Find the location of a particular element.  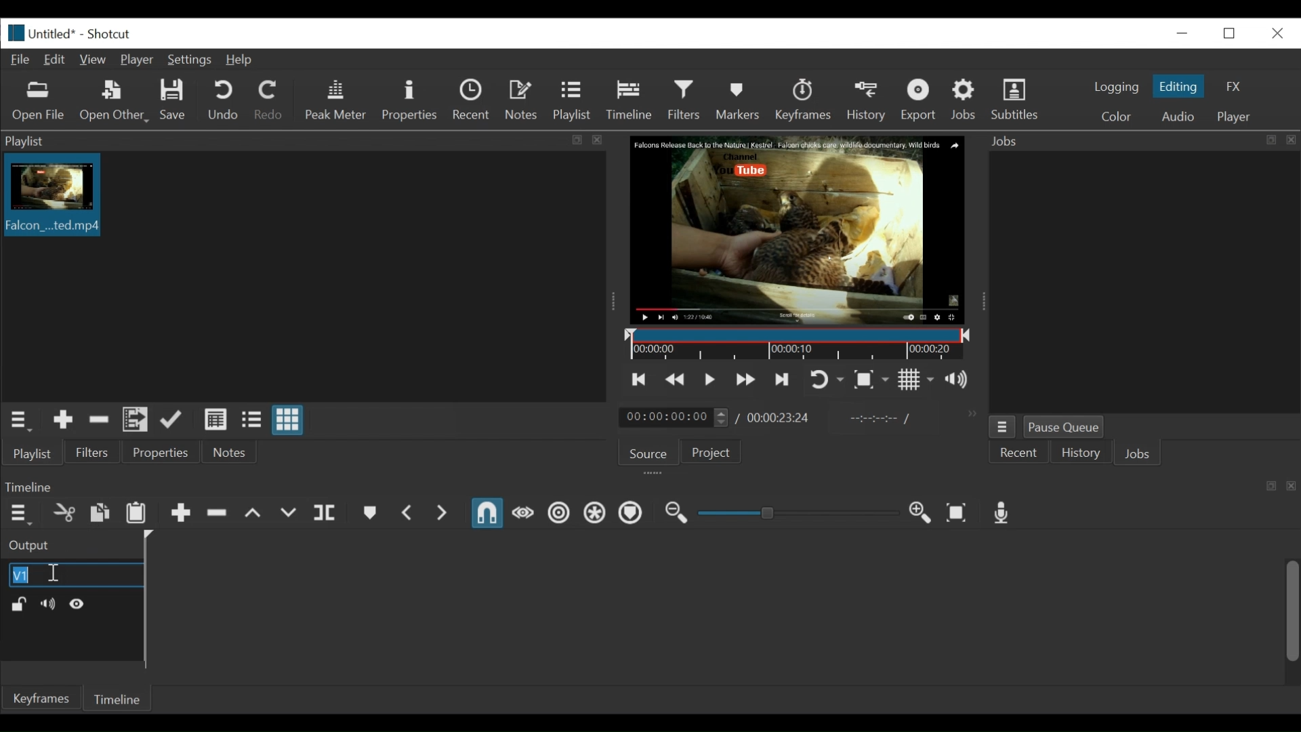

Overwrite is located at coordinates (289, 512).